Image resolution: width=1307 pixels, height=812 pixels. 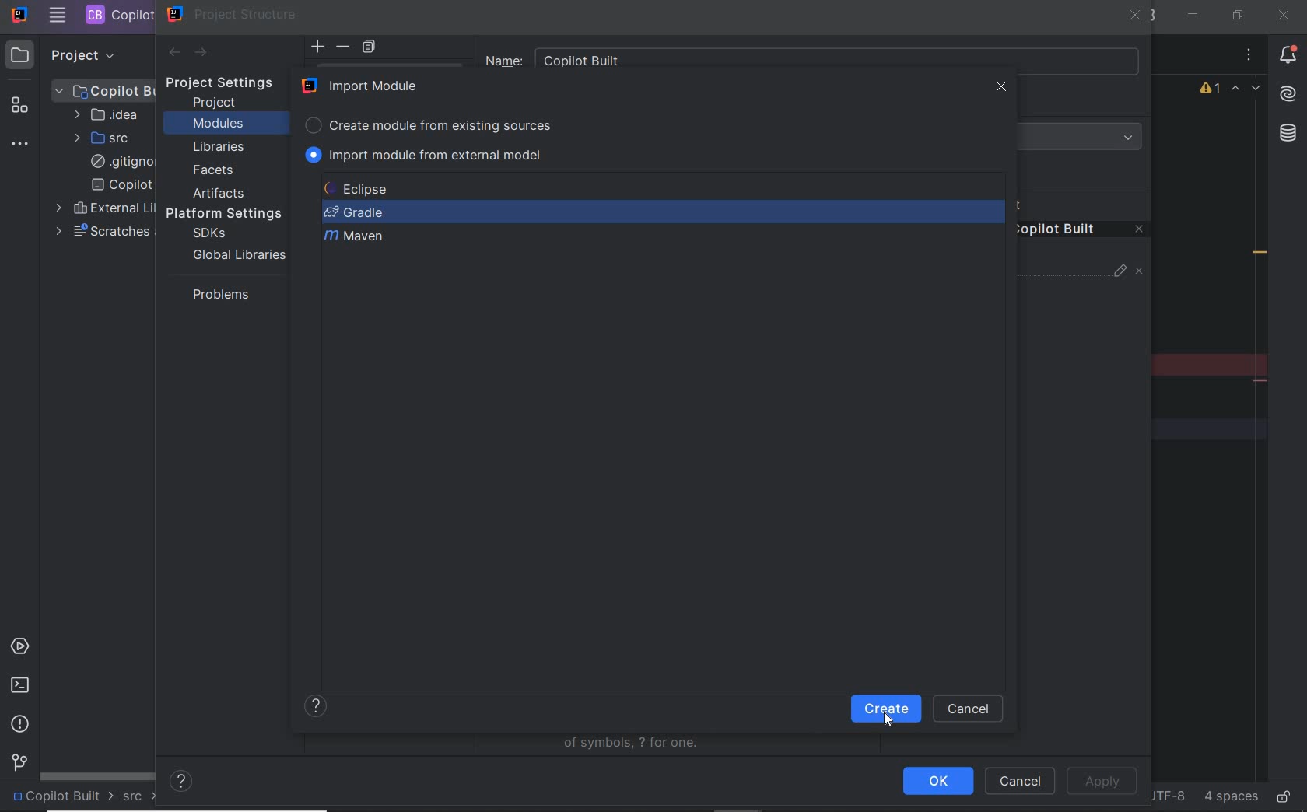 What do you see at coordinates (1249, 57) in the screenshot?
I see `options` at bounding box center [1249, 57].